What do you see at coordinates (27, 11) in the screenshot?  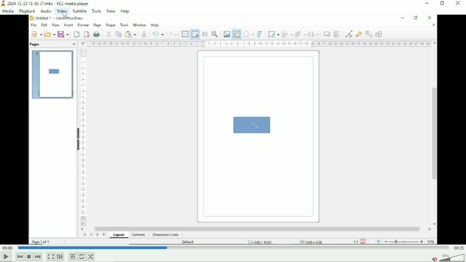 I see `Playback` at bounding box center [27, 11].